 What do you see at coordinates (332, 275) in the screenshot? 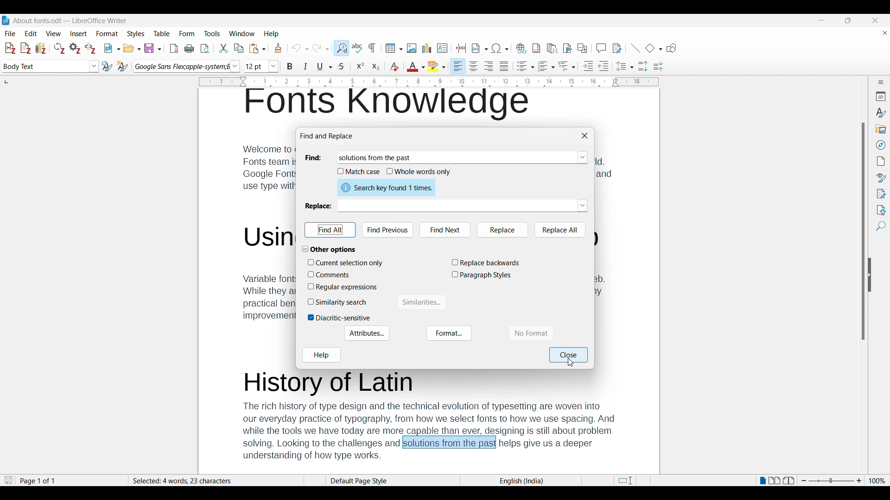
I see `Toggle for comments` at bounding box center [332, 275].